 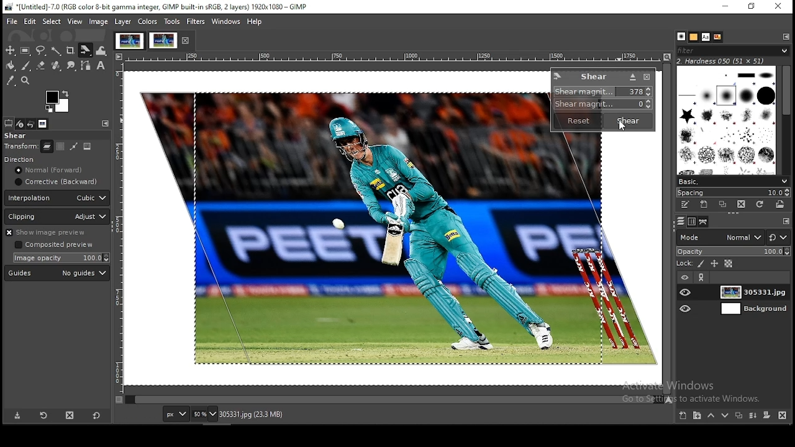 I want to click on transform, so click(x=21, y=147).